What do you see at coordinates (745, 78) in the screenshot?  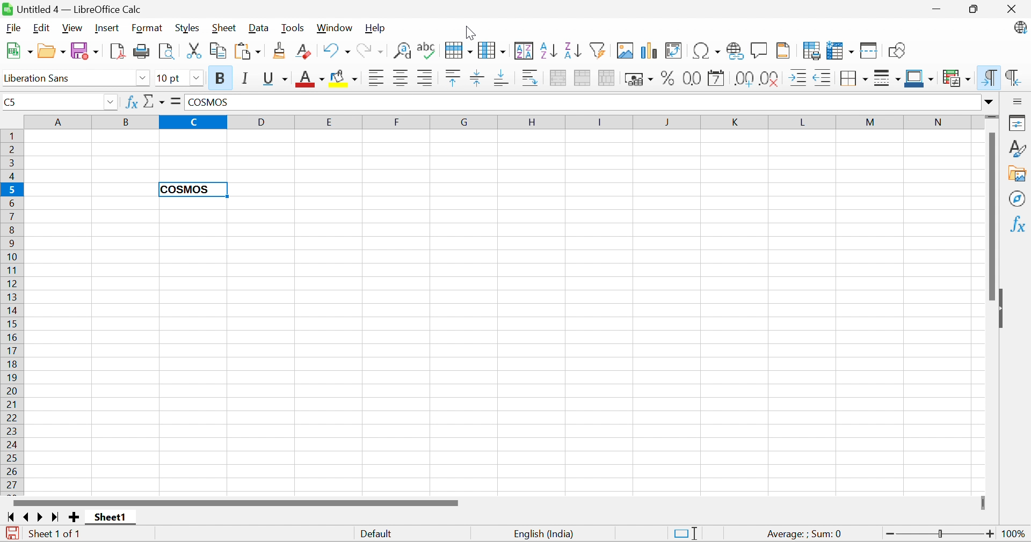 I see `Add Decimal Place` at bounding box center [745, 78].